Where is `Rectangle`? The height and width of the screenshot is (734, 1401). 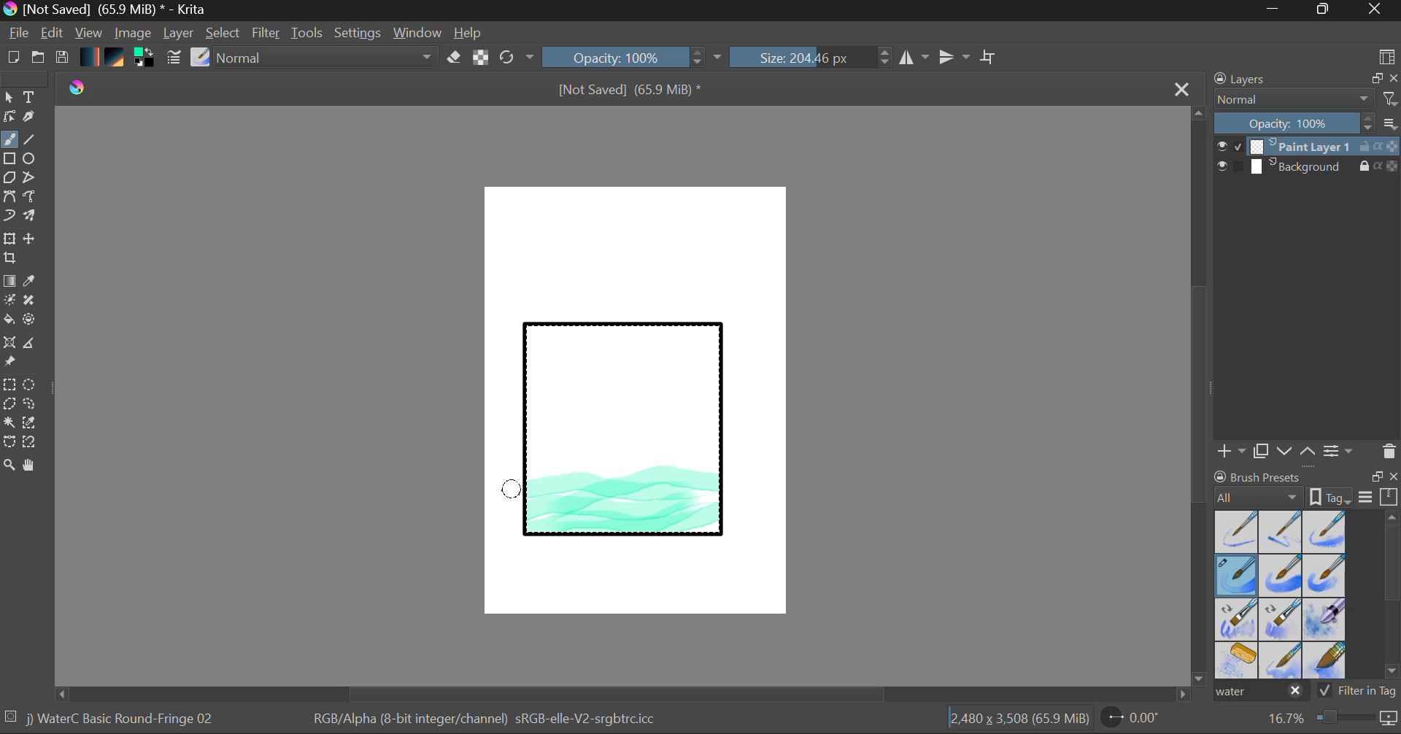 Rectangle is located at coordinates (10, 160).